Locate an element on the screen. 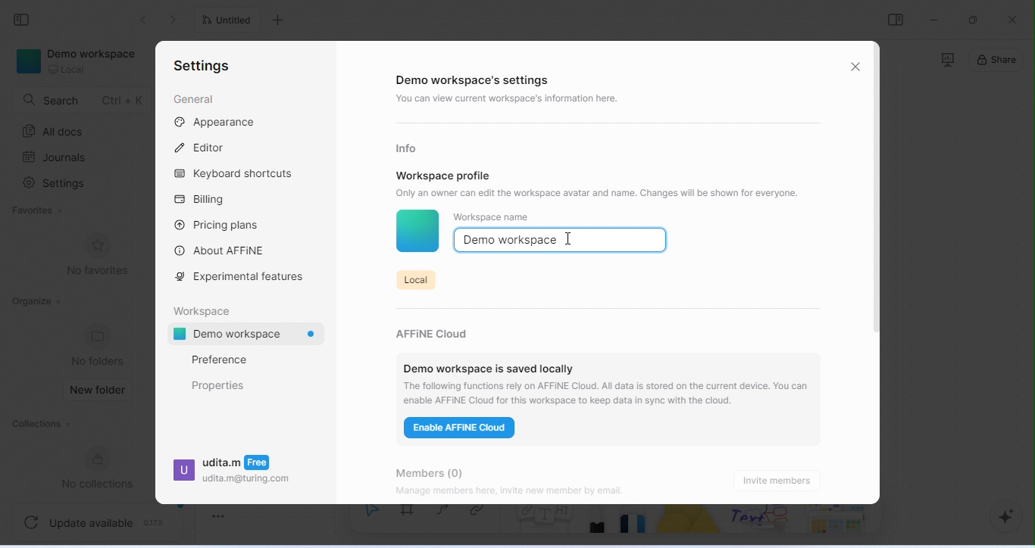 Image resolution: width=1035 pixels, height=548 pixels. enable affine cloud is located at coordinates (461, 430).